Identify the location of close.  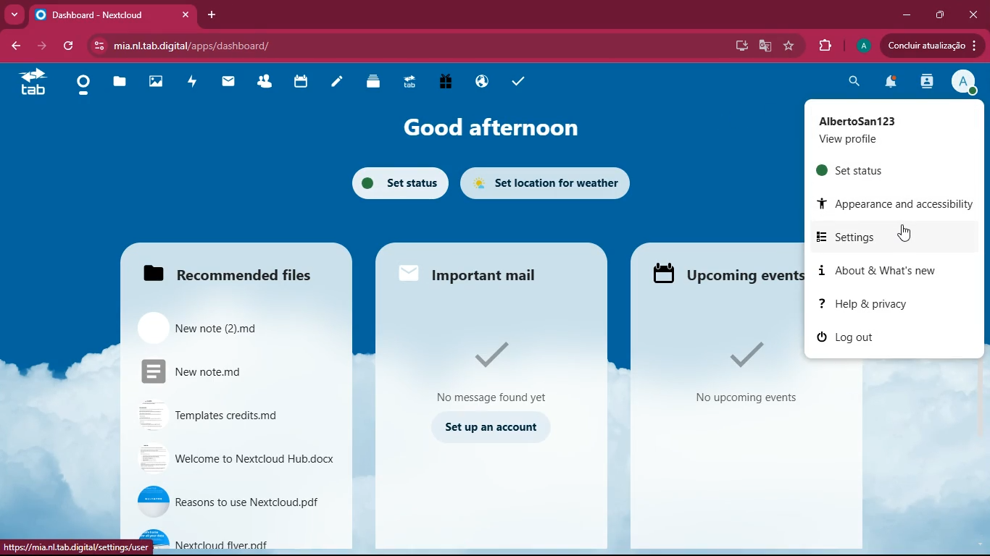
(976, 13).